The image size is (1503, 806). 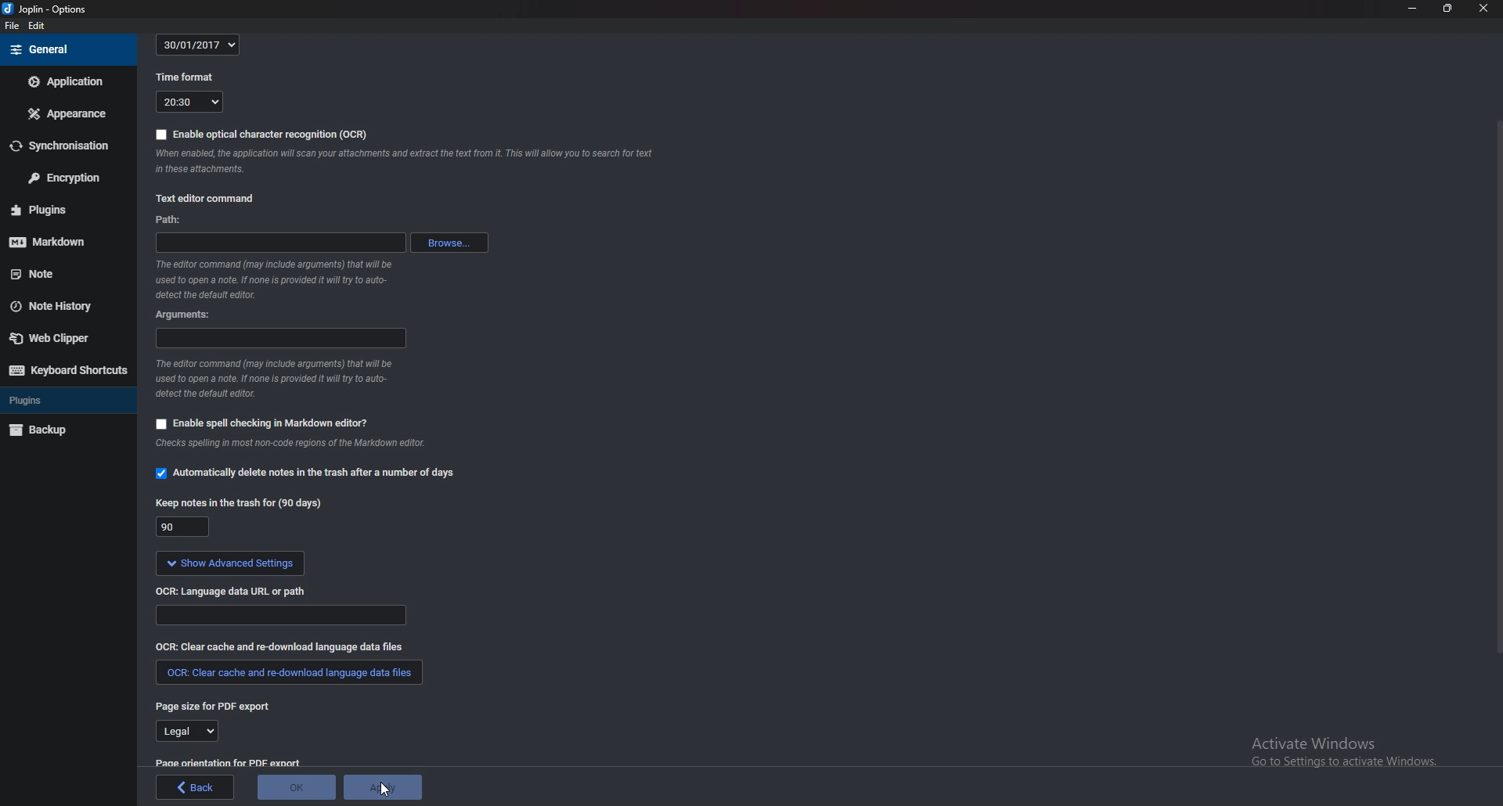 What do you see at coordinates (304, 473) in the screenshot?
I see `Automatically delete notes` at bounding box center [304, 473].